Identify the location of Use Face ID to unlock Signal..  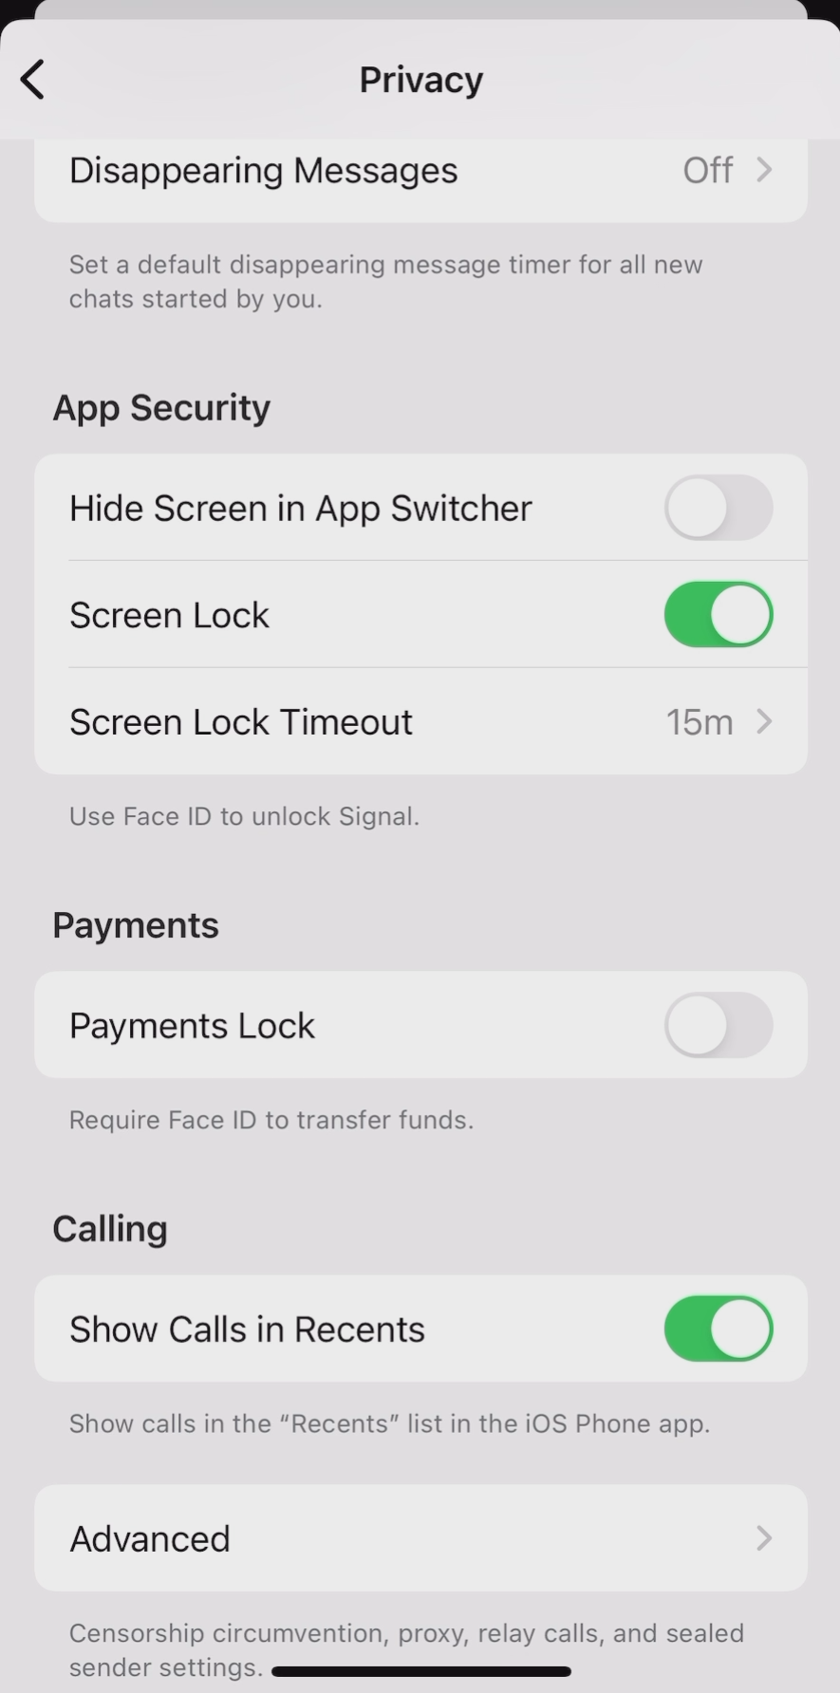
(422, 727).